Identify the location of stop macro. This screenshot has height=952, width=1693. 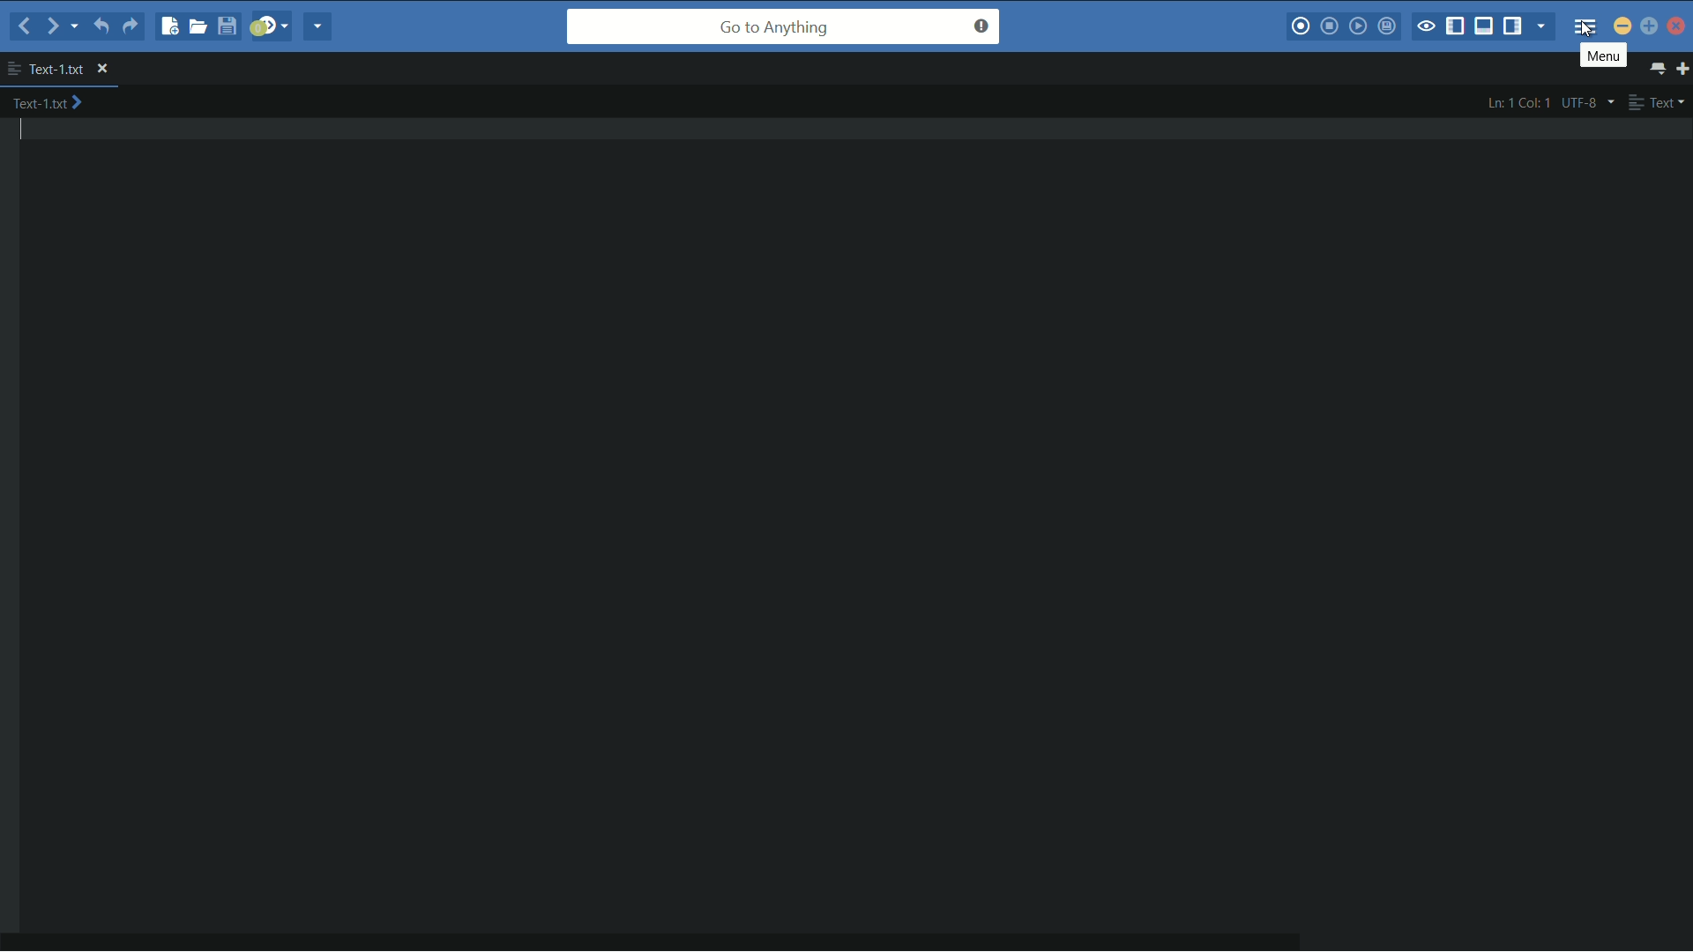
(1329, 28).